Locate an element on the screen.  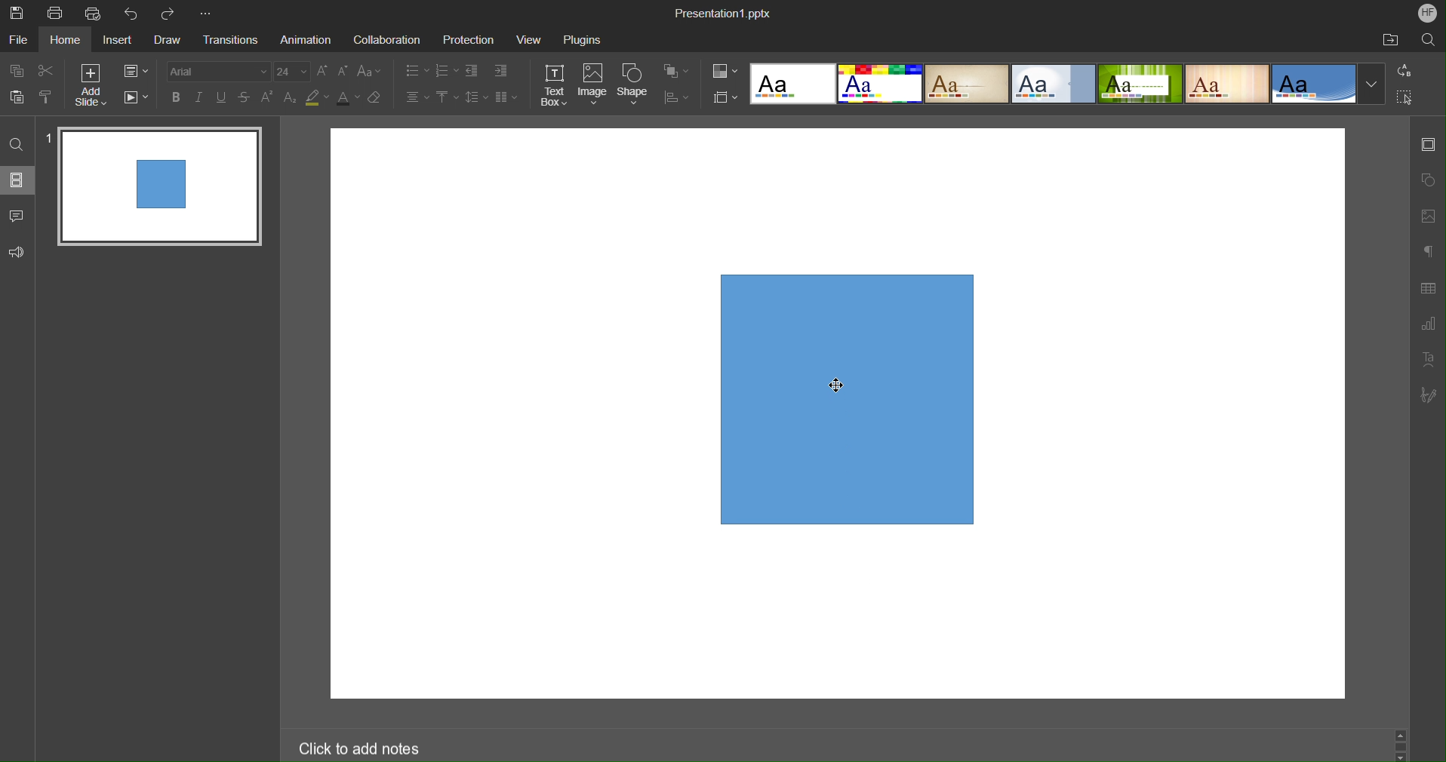
Underline is located at coordinates (220, 97).